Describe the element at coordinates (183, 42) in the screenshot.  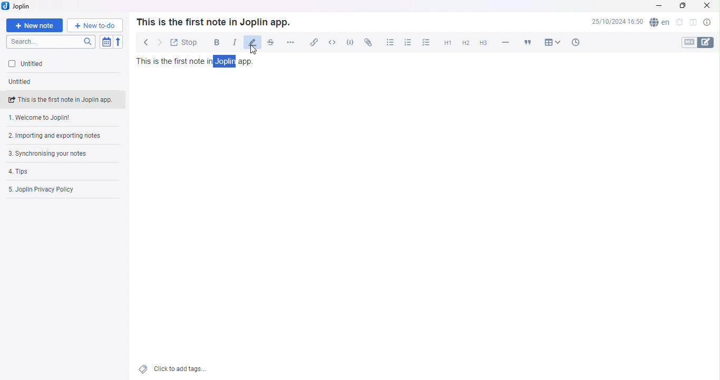
I see `Toggle external editing` at that location.